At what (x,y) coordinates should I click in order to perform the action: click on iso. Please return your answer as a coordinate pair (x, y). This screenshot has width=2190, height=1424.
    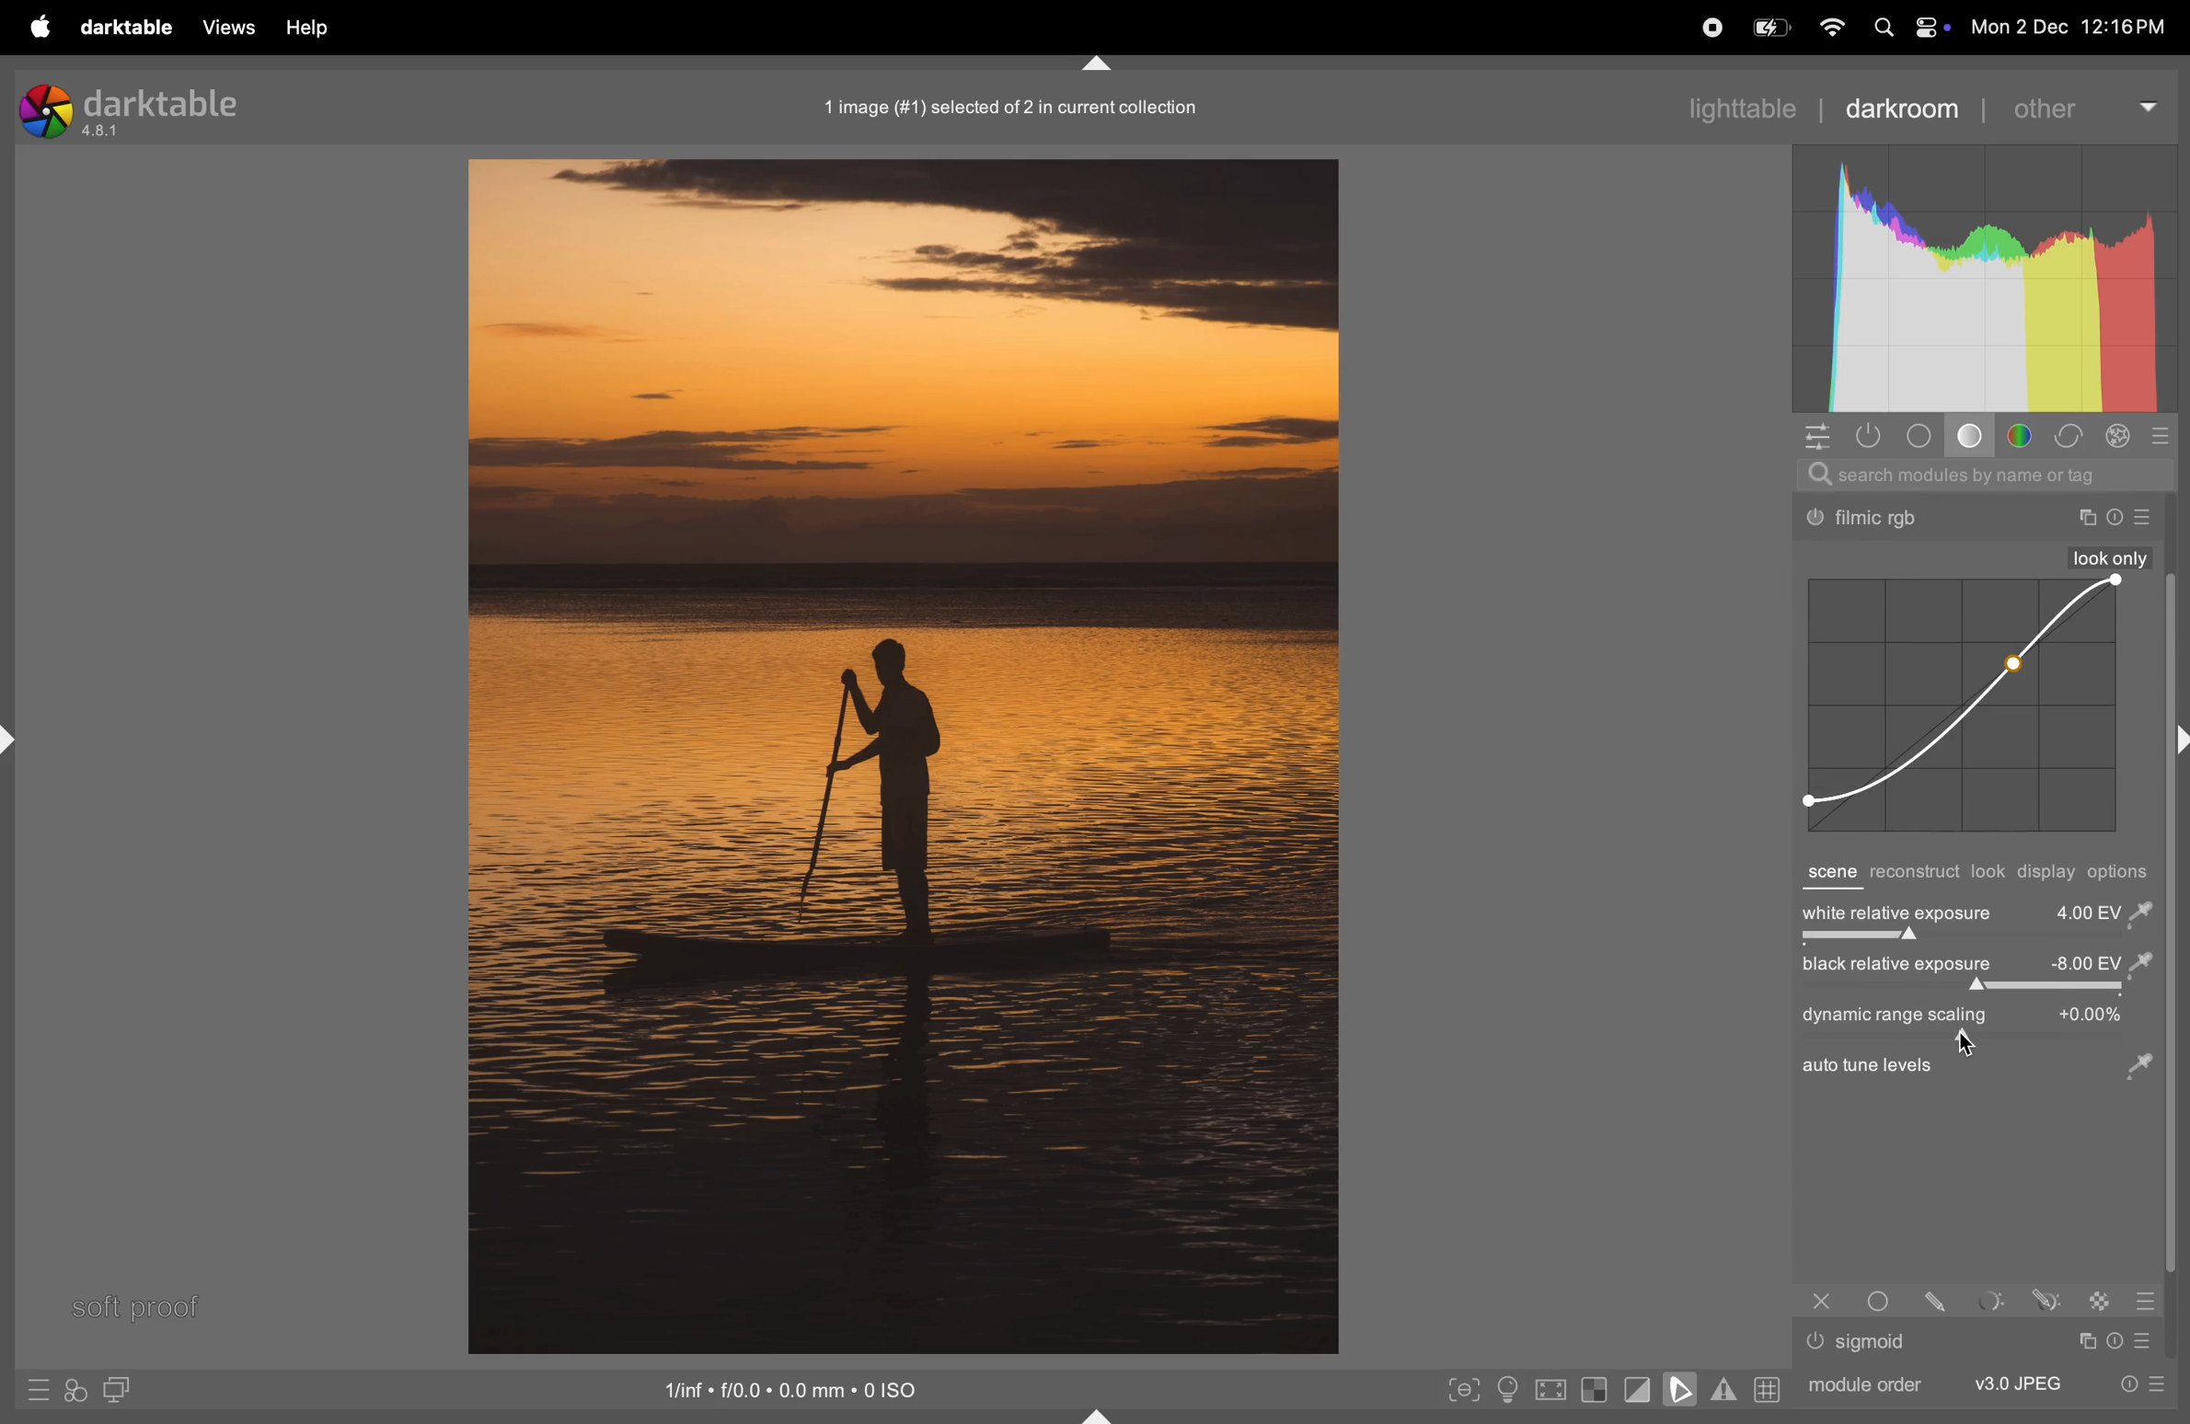
    Looking at the image, I should click on (796, 1387).